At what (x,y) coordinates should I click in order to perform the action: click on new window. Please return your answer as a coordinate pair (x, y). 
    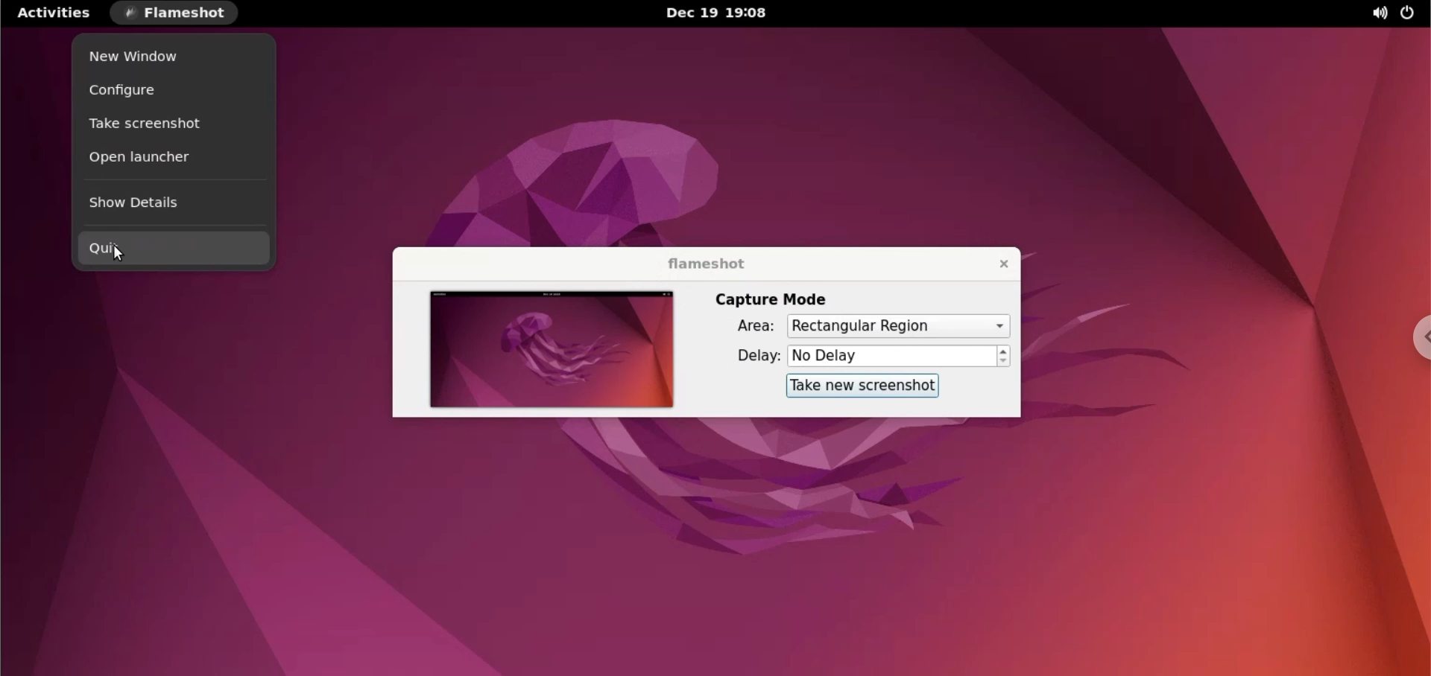
    Looking at the image, I should click on (173, 57).